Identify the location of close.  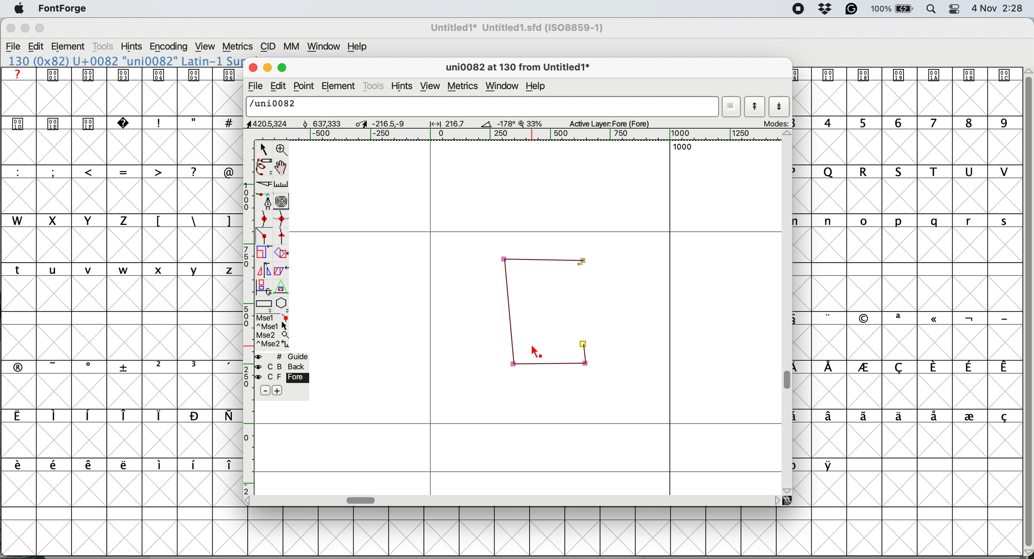
(251, 66).